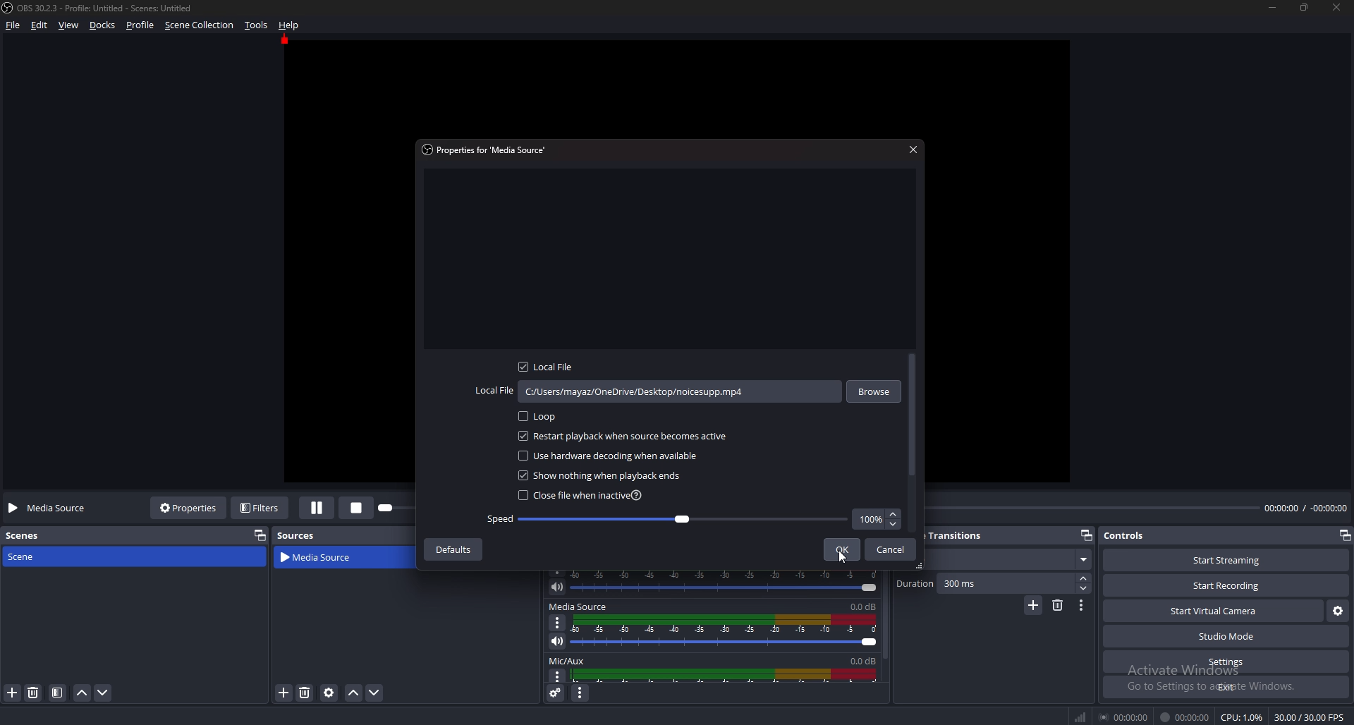  I want to click on  Scene scene, so click(31, 555).